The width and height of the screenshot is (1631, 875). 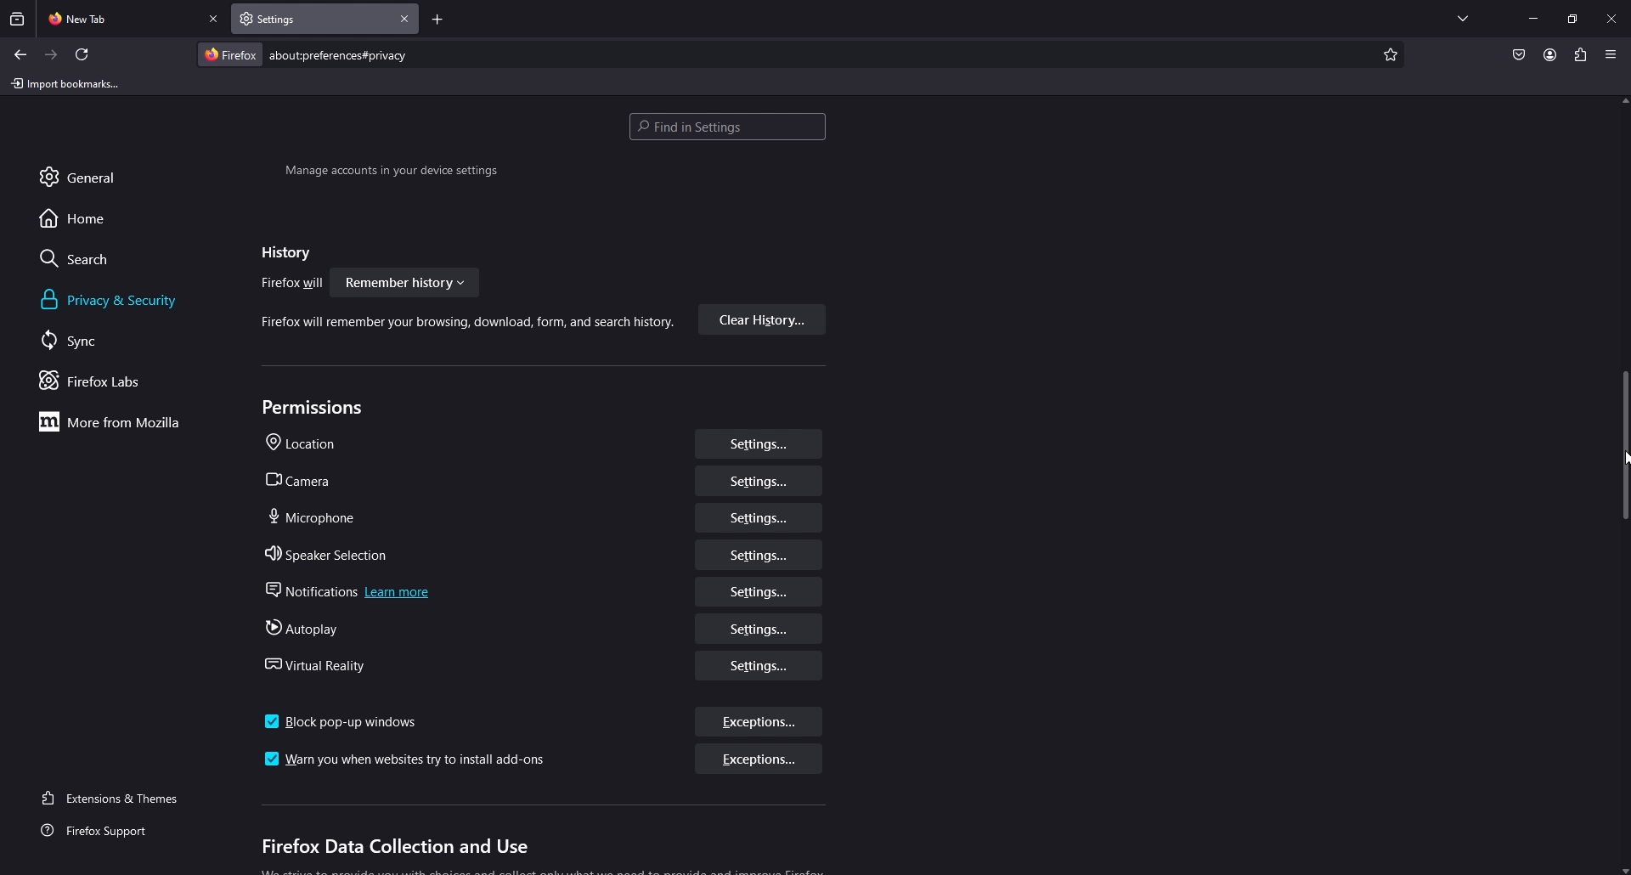 What do you see at coordinates (405, 19) in the screenshot?
I see `close tab` at bounding box center [405, 19].